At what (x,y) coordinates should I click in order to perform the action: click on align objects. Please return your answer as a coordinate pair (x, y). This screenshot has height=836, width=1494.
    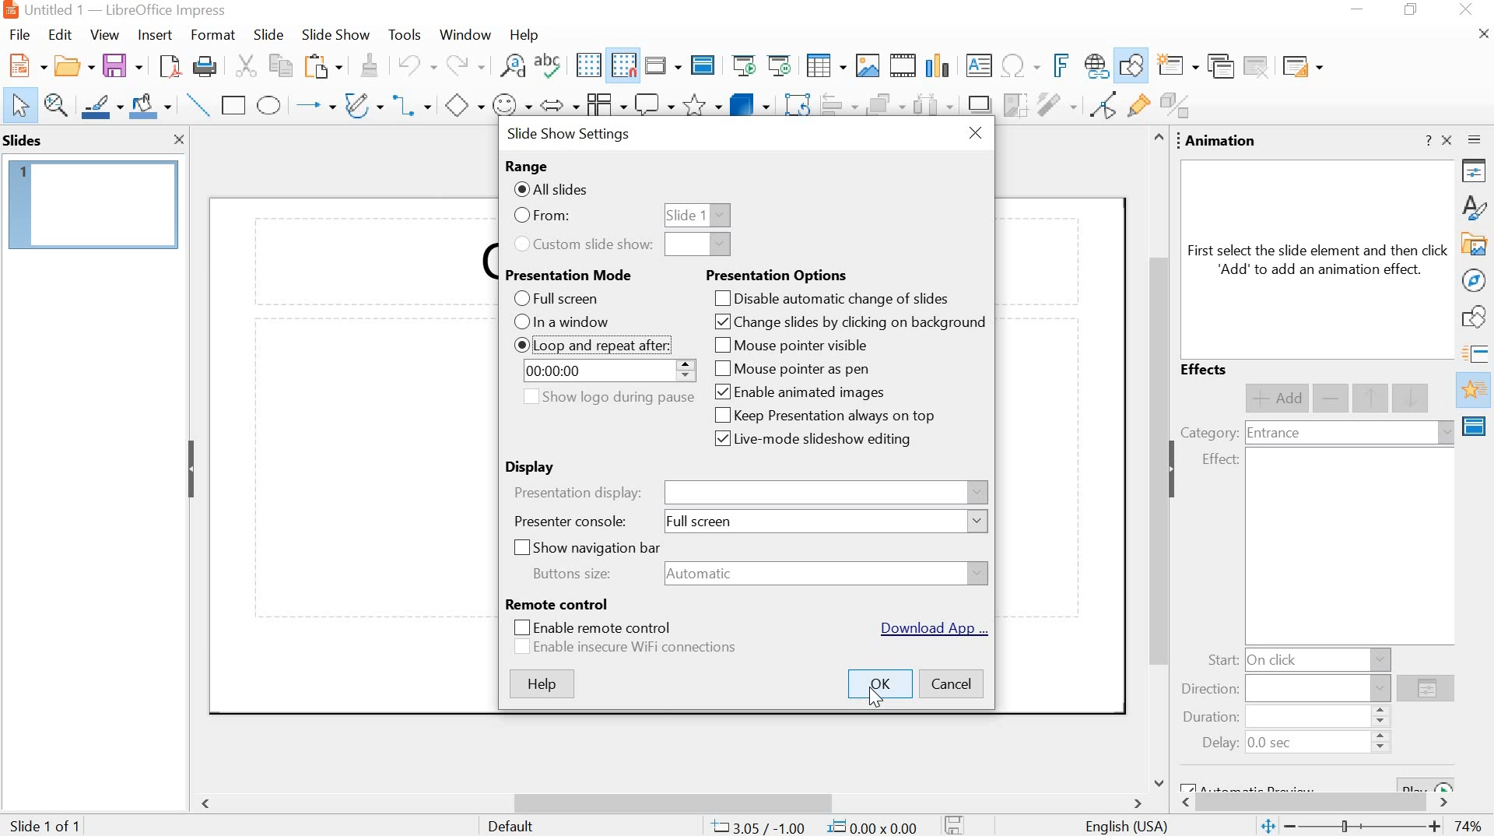
    Looking at the image, I should click on (838, 107).